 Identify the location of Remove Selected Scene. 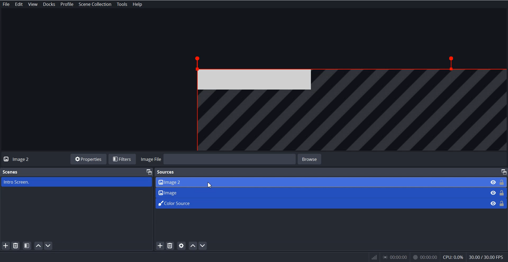
(16, 246).